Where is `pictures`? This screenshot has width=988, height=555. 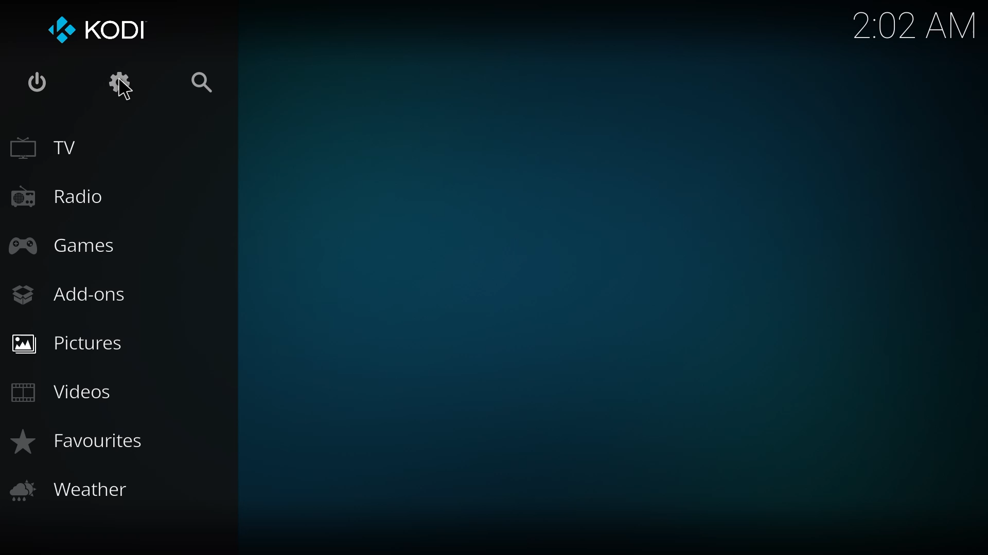 pictures is located at coordinates (72, 344).